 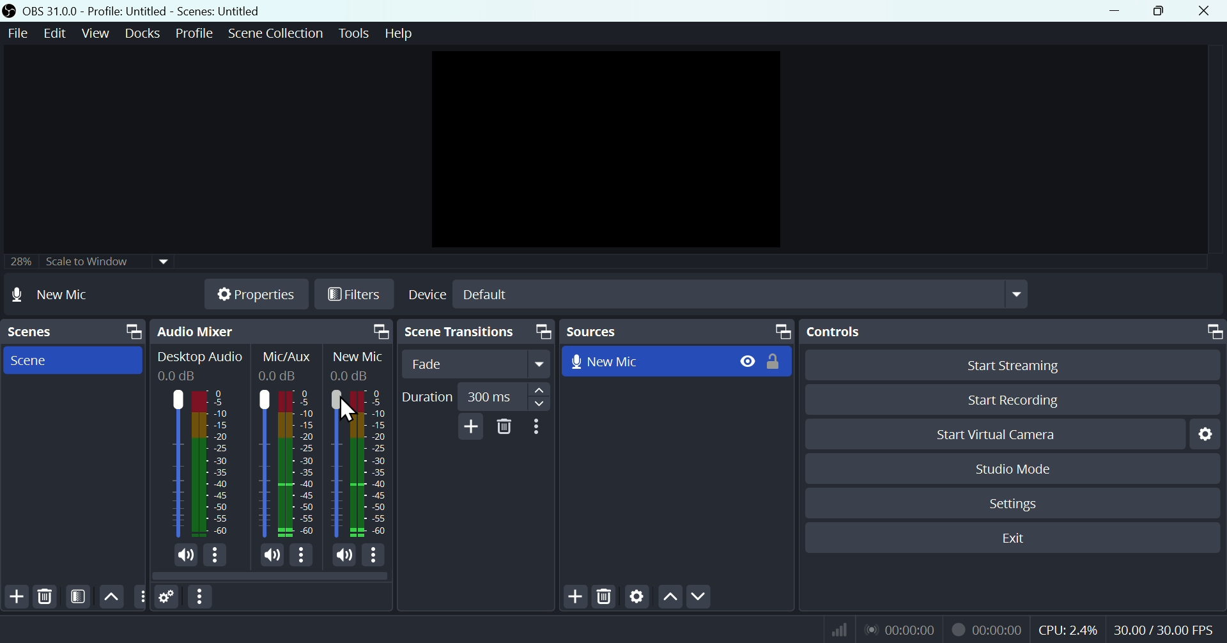 I want to click on Add, so click(x=468, y=426).